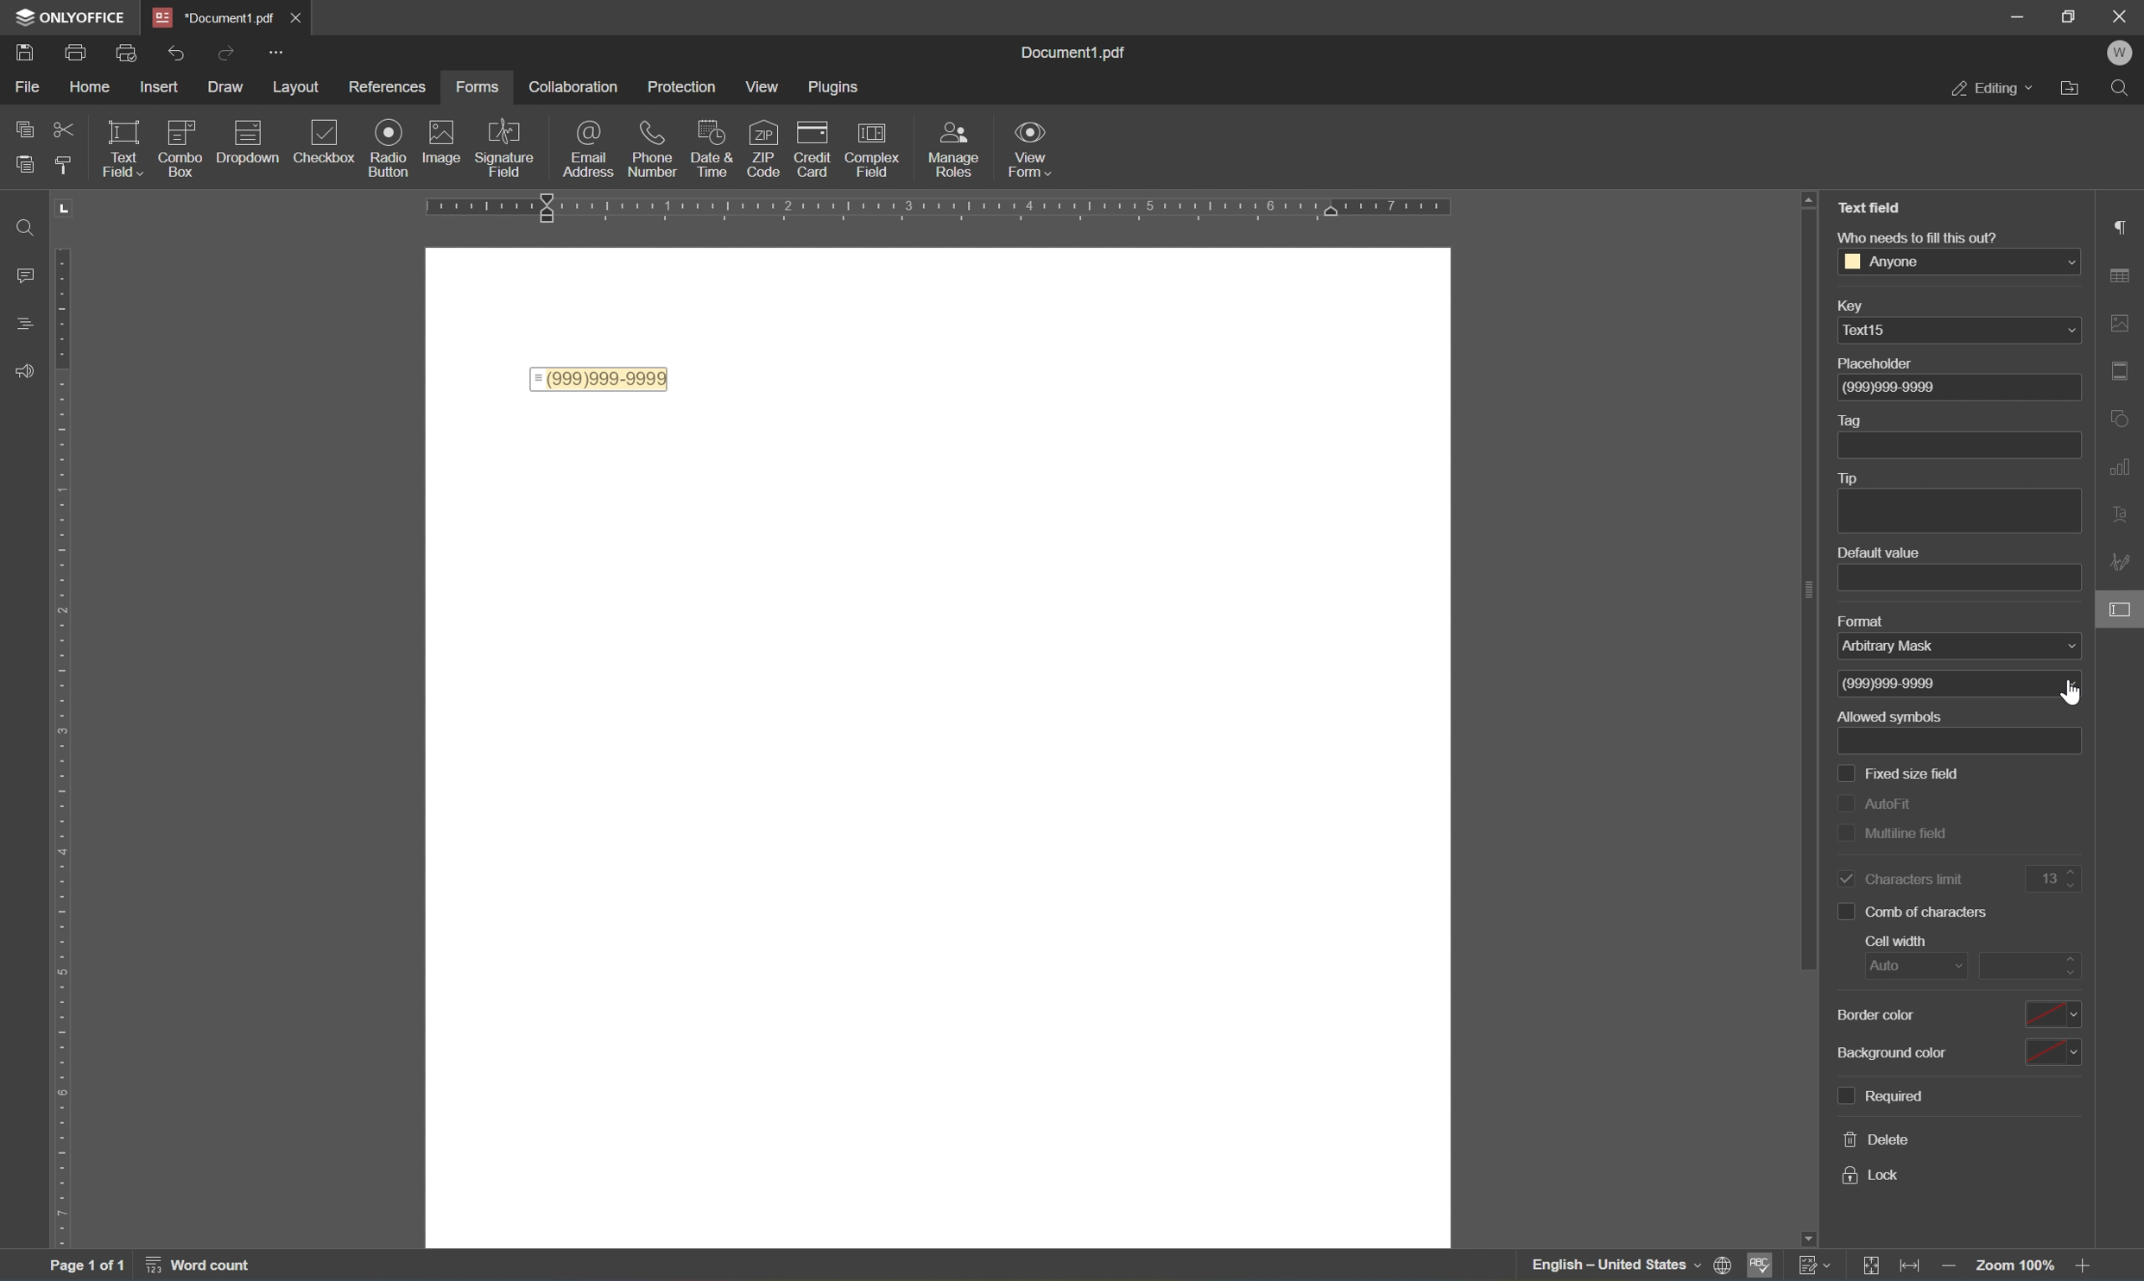 The image size is (2144, 1281). Describe the element at coordinates (953, 207) in the screenshot. I see `ruler` at that location.